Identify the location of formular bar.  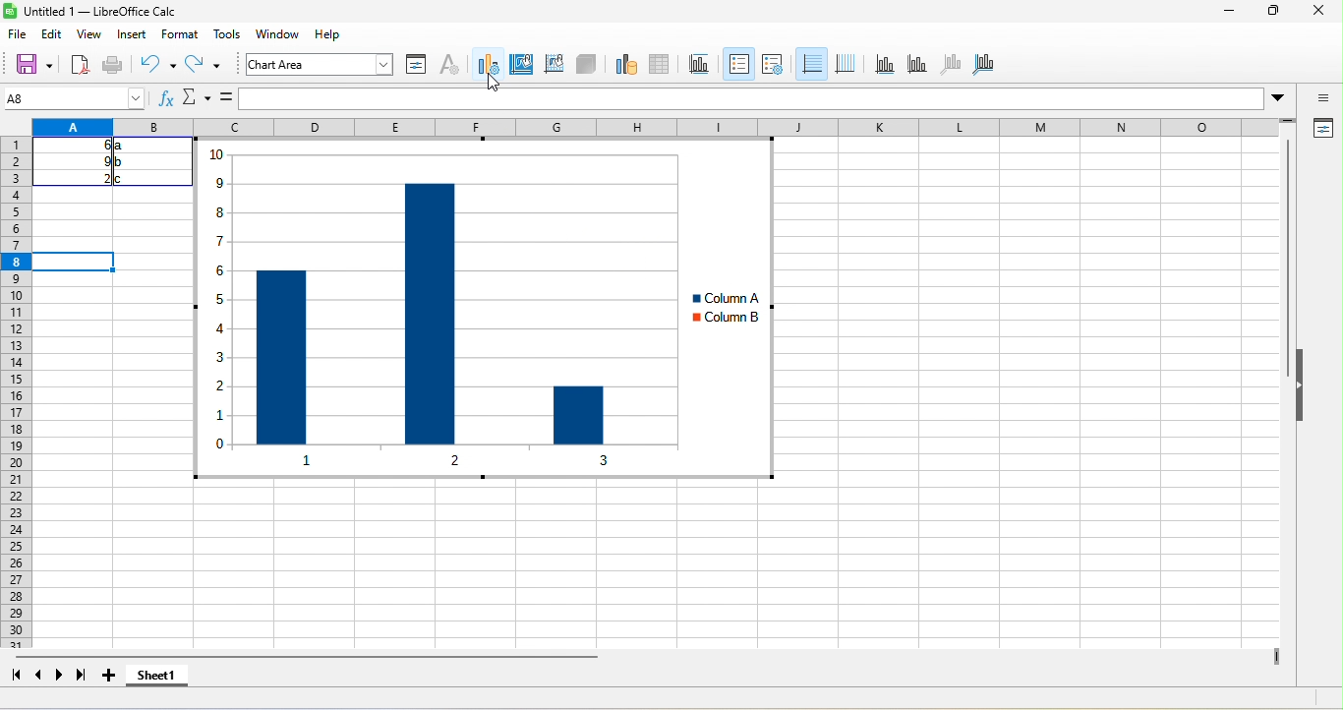
(755, 100).